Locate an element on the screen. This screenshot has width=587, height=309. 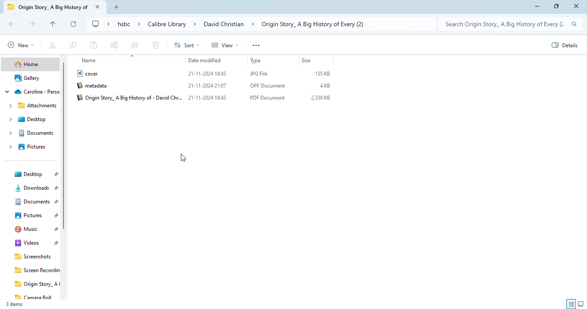
pictures is located at coordinates (36, 215).